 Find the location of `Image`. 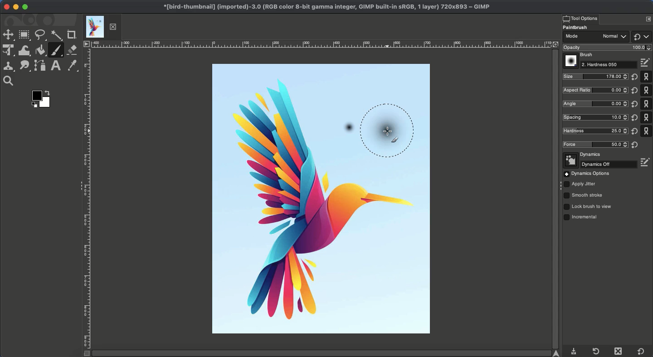

Image is located at coordinates (323, 248).